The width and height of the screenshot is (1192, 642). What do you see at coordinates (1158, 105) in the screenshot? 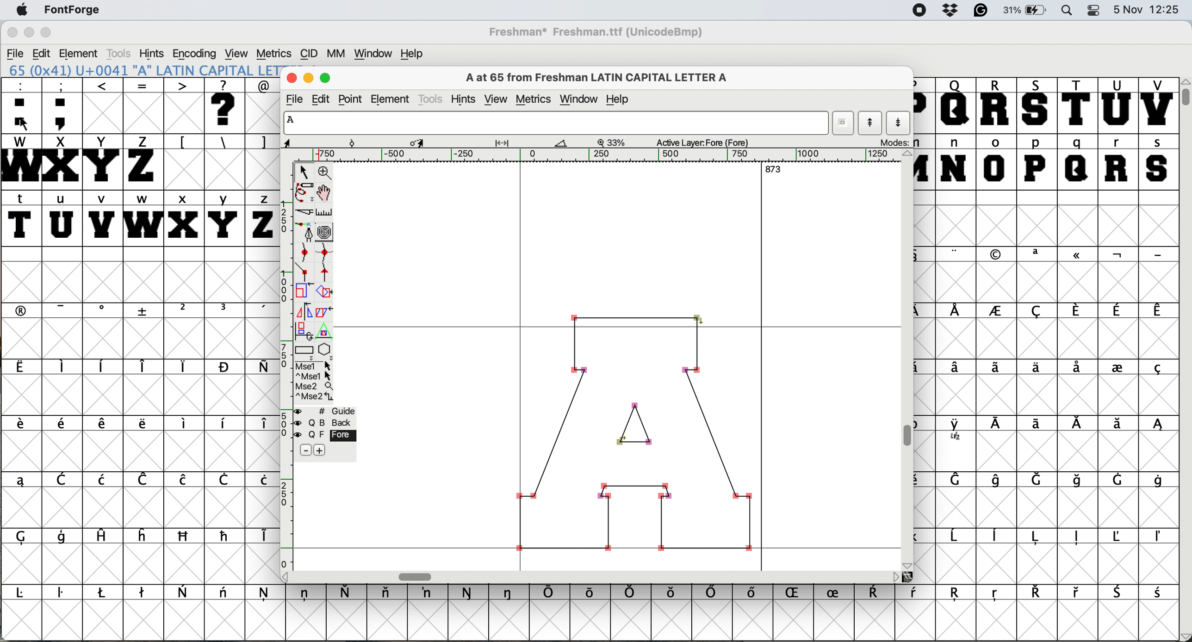
I see `V` at bounding box center [1158, 105].